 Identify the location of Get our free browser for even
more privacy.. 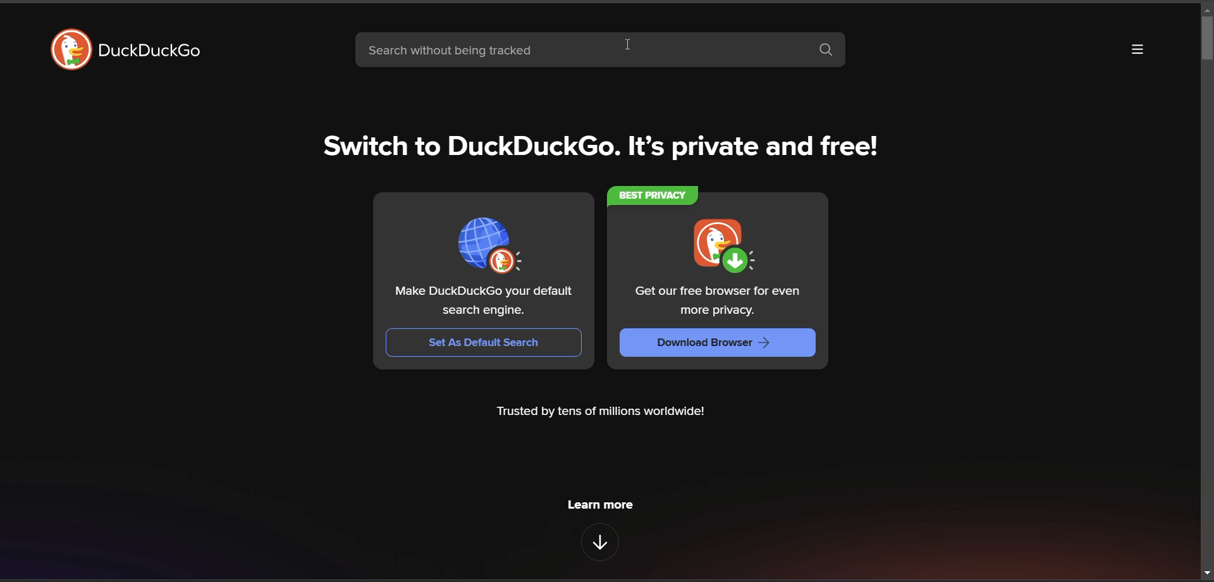
(721, 300).